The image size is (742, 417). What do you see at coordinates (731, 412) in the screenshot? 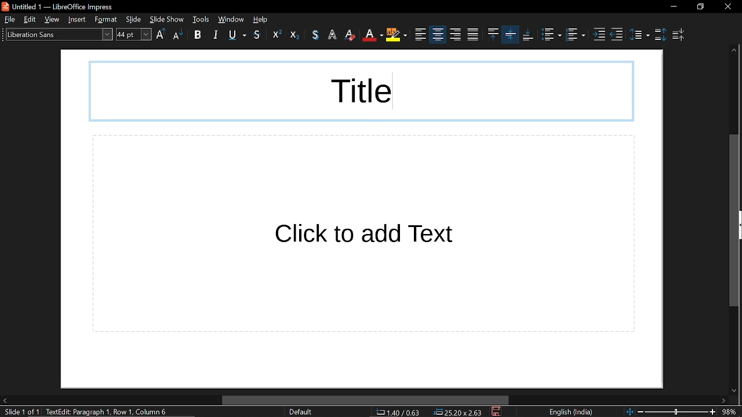
I see `current zoom` at bounding box center [731, 412].